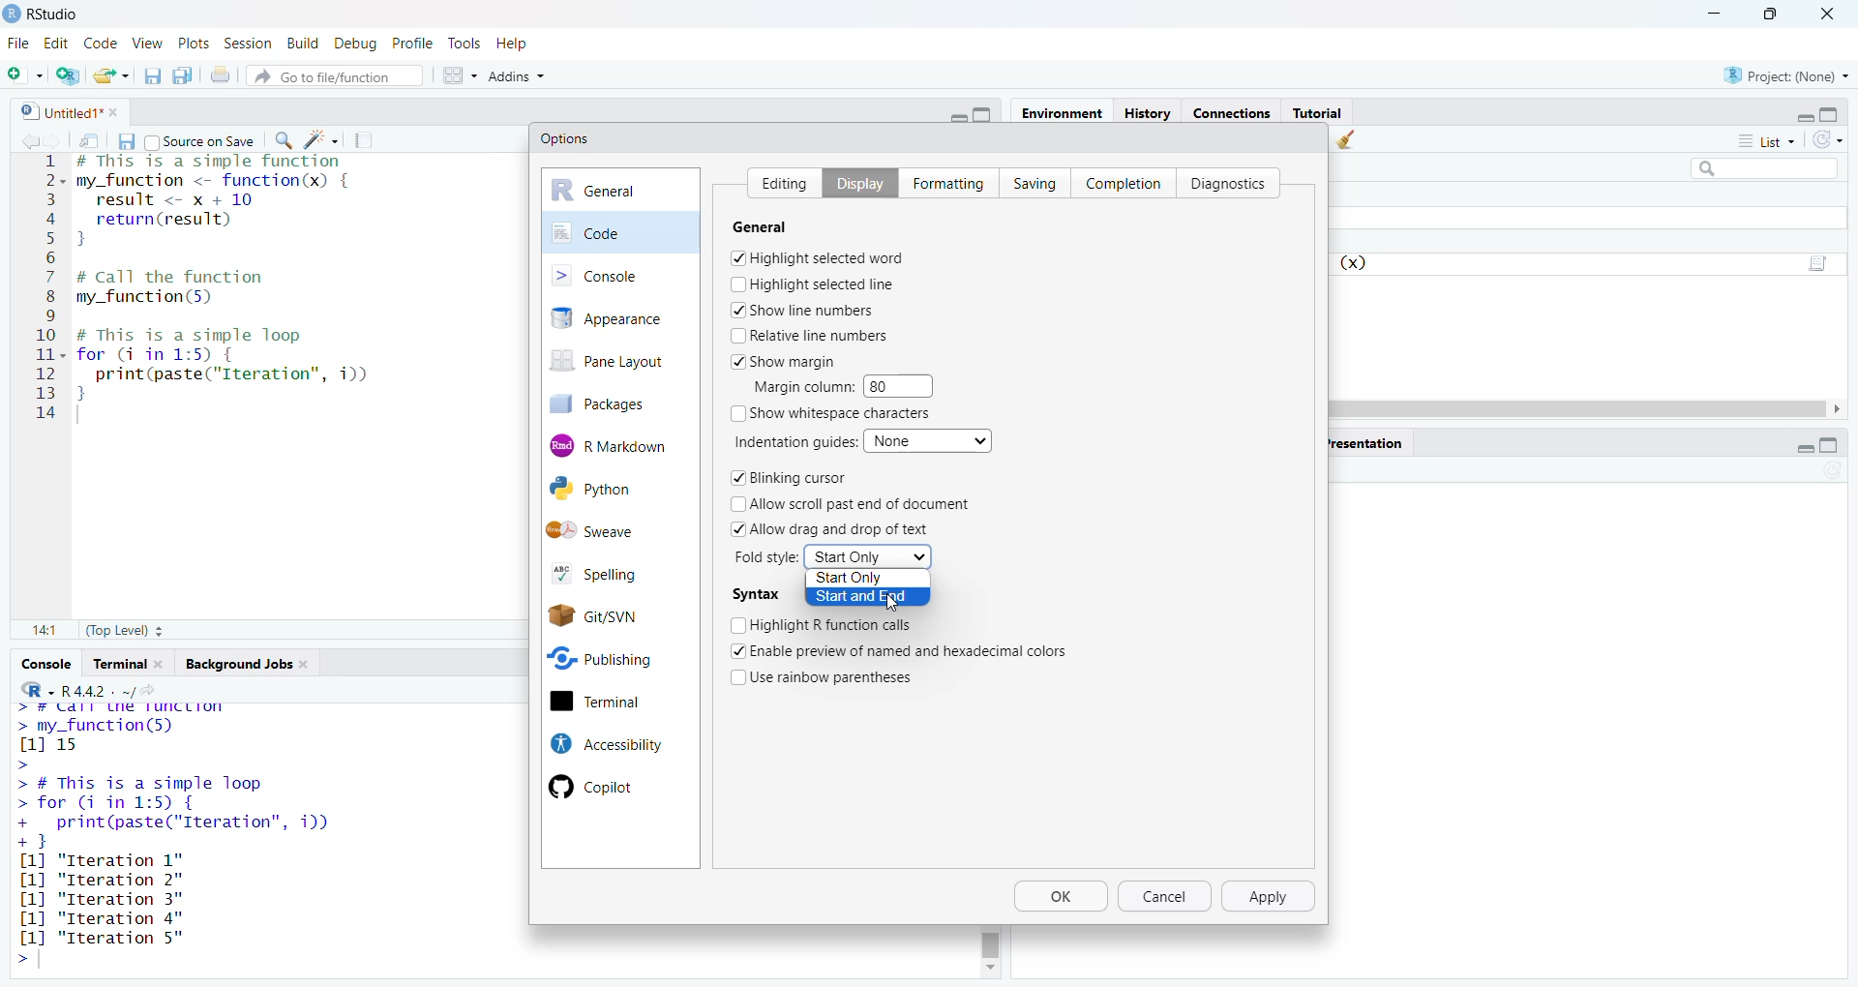 Image resolution: width=1858 pixels, height=987 pixels. What do you see at coordinates (51, 110) in the screenshot?
I see `untitled` at bounding box center [51, 110].